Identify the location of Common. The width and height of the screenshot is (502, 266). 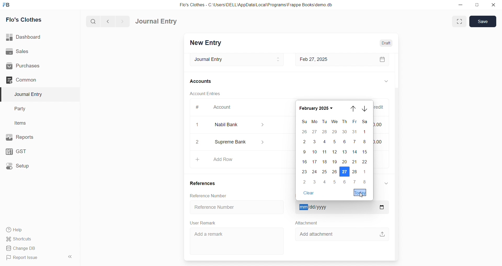
(31, 80).